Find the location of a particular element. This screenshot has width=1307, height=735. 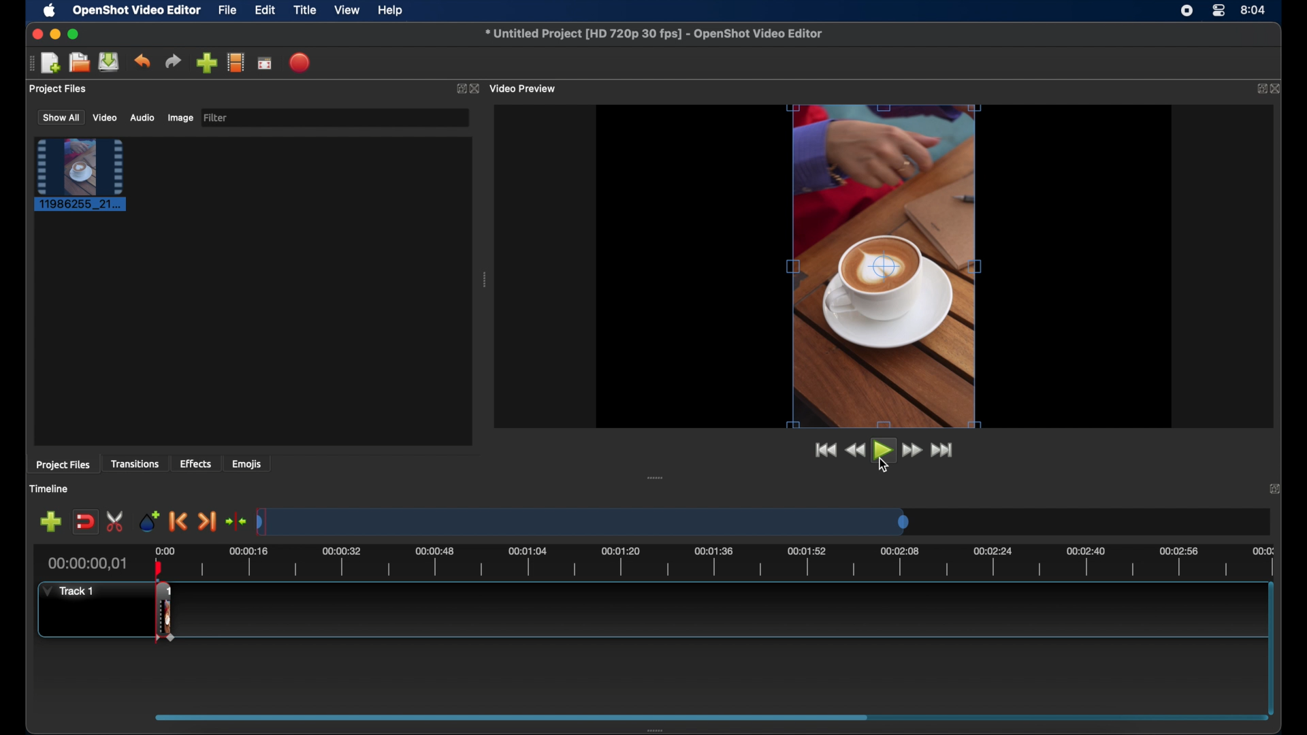

play  is located at coordinates (882, 450).